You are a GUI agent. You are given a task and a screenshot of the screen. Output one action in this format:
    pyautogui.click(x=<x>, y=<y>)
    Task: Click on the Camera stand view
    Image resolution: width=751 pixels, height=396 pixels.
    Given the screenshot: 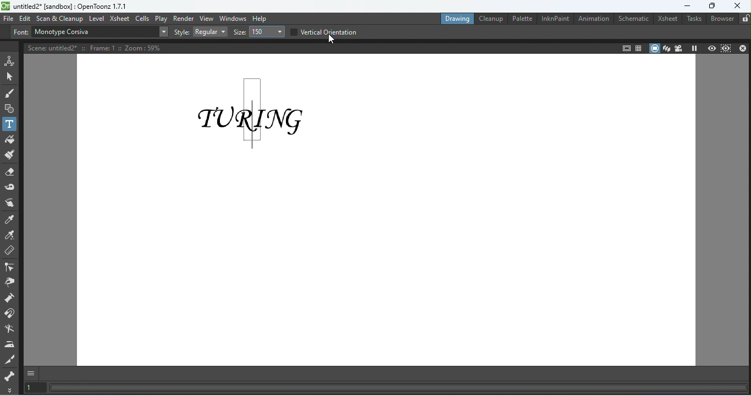 What is the action you would take?
    pyautogui.click(x=654, y=48)
    